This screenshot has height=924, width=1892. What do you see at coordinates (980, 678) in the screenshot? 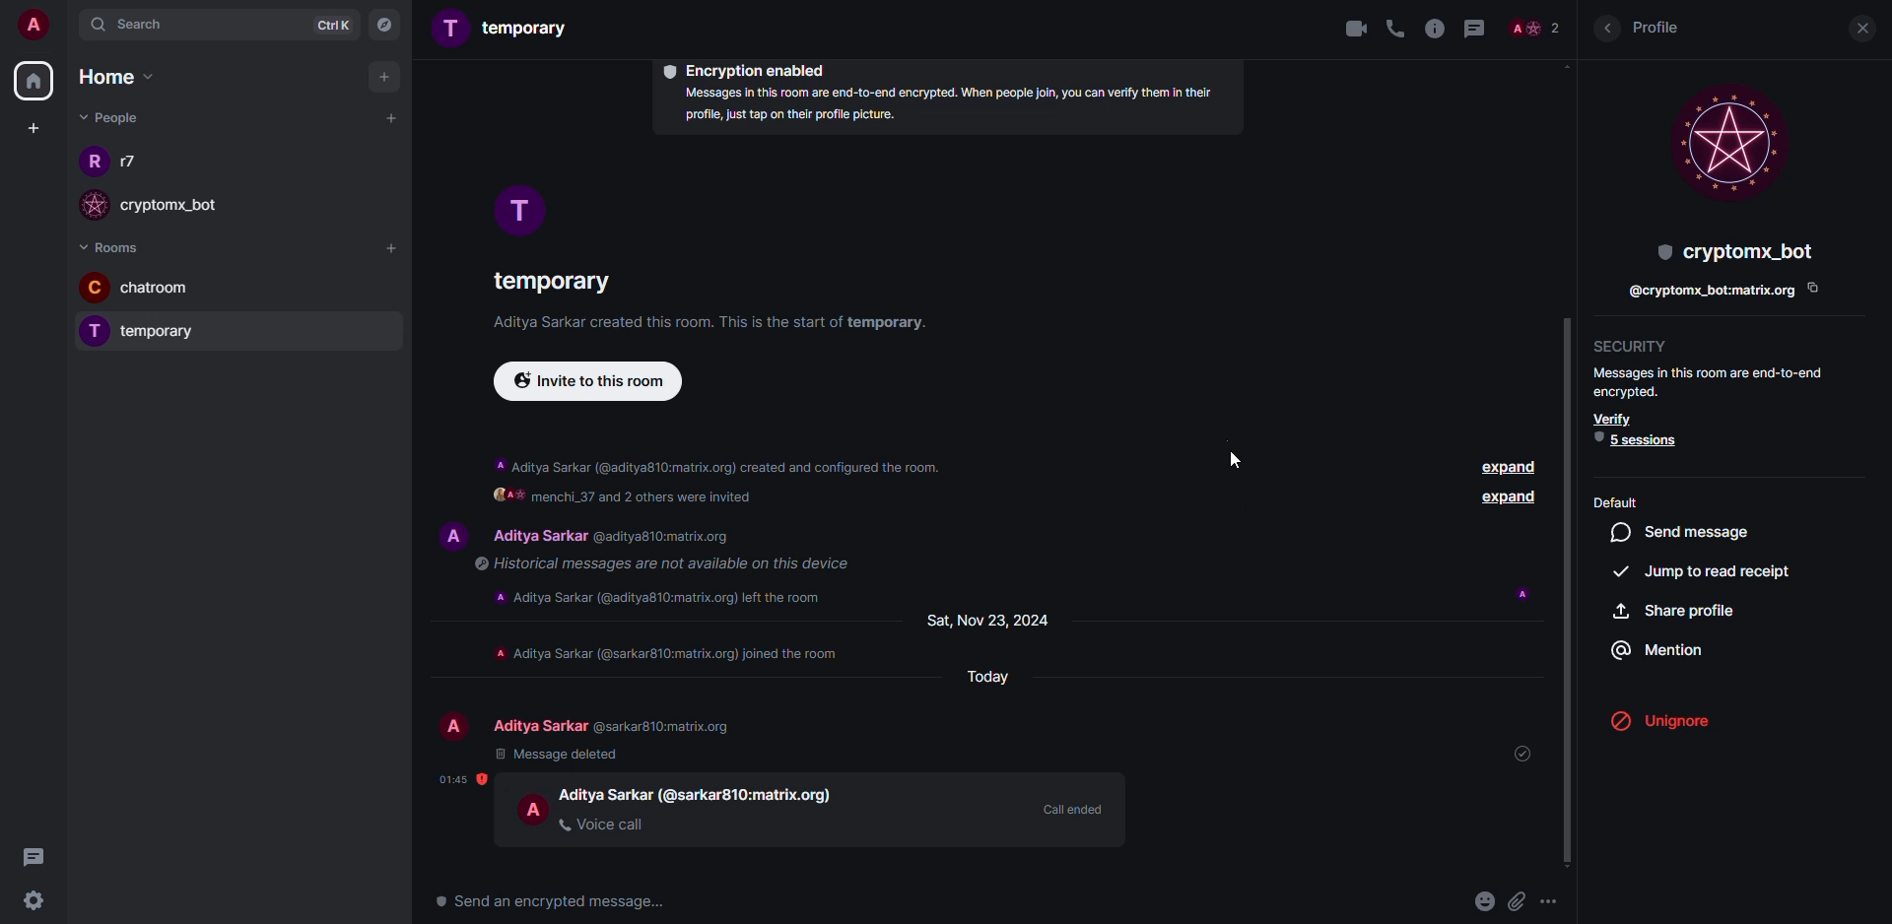
I see `day` at bounding box center [980, 678].